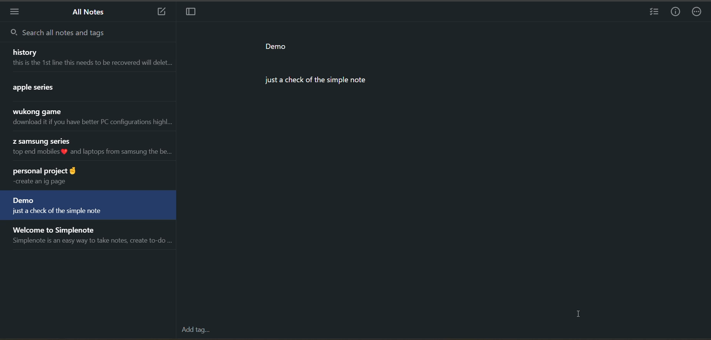  I want to click on note title and preview, so click(89, 88).